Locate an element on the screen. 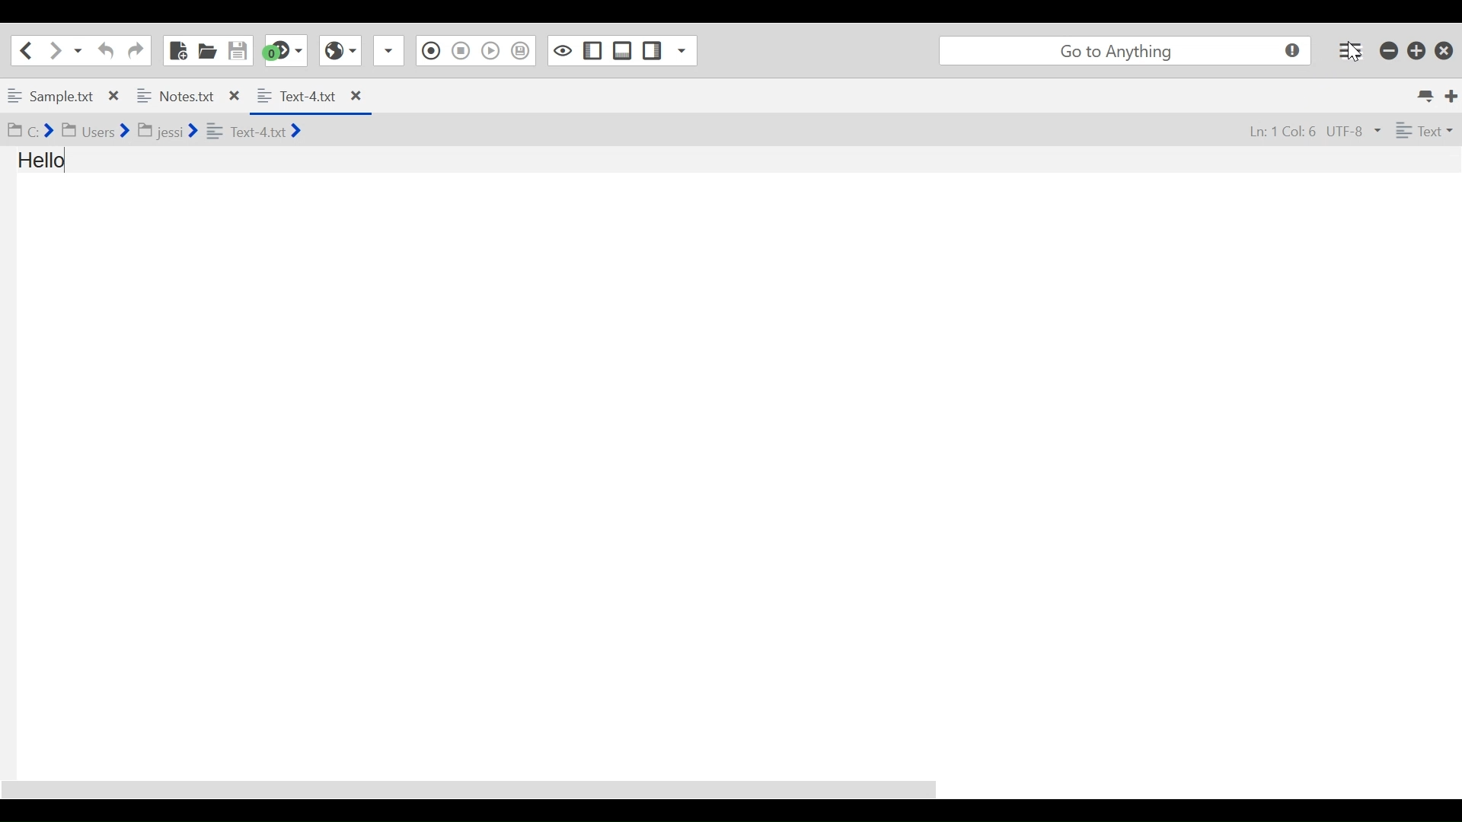  File Encoding is located at coordinates (1353, 129).